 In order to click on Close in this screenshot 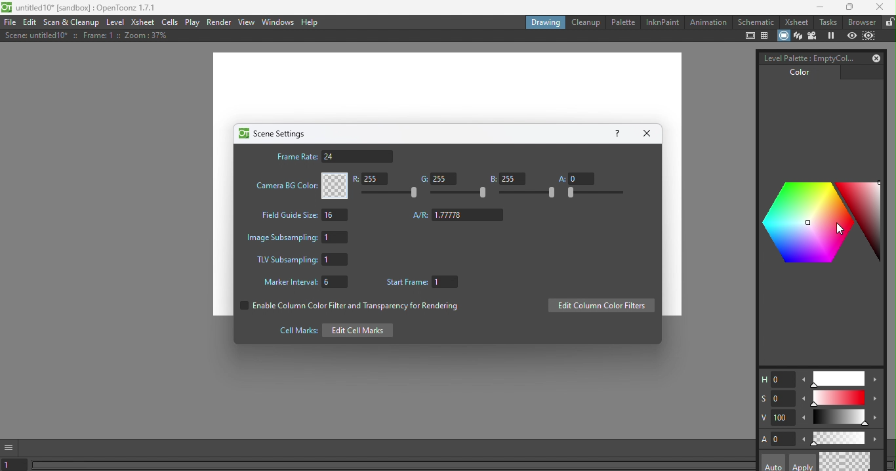, I will do `click(874, 58)`.